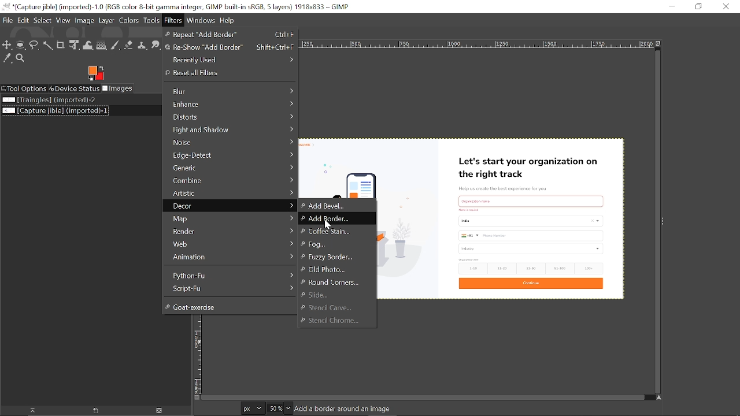  I want to click on Raise the image display, so click(29, 411).